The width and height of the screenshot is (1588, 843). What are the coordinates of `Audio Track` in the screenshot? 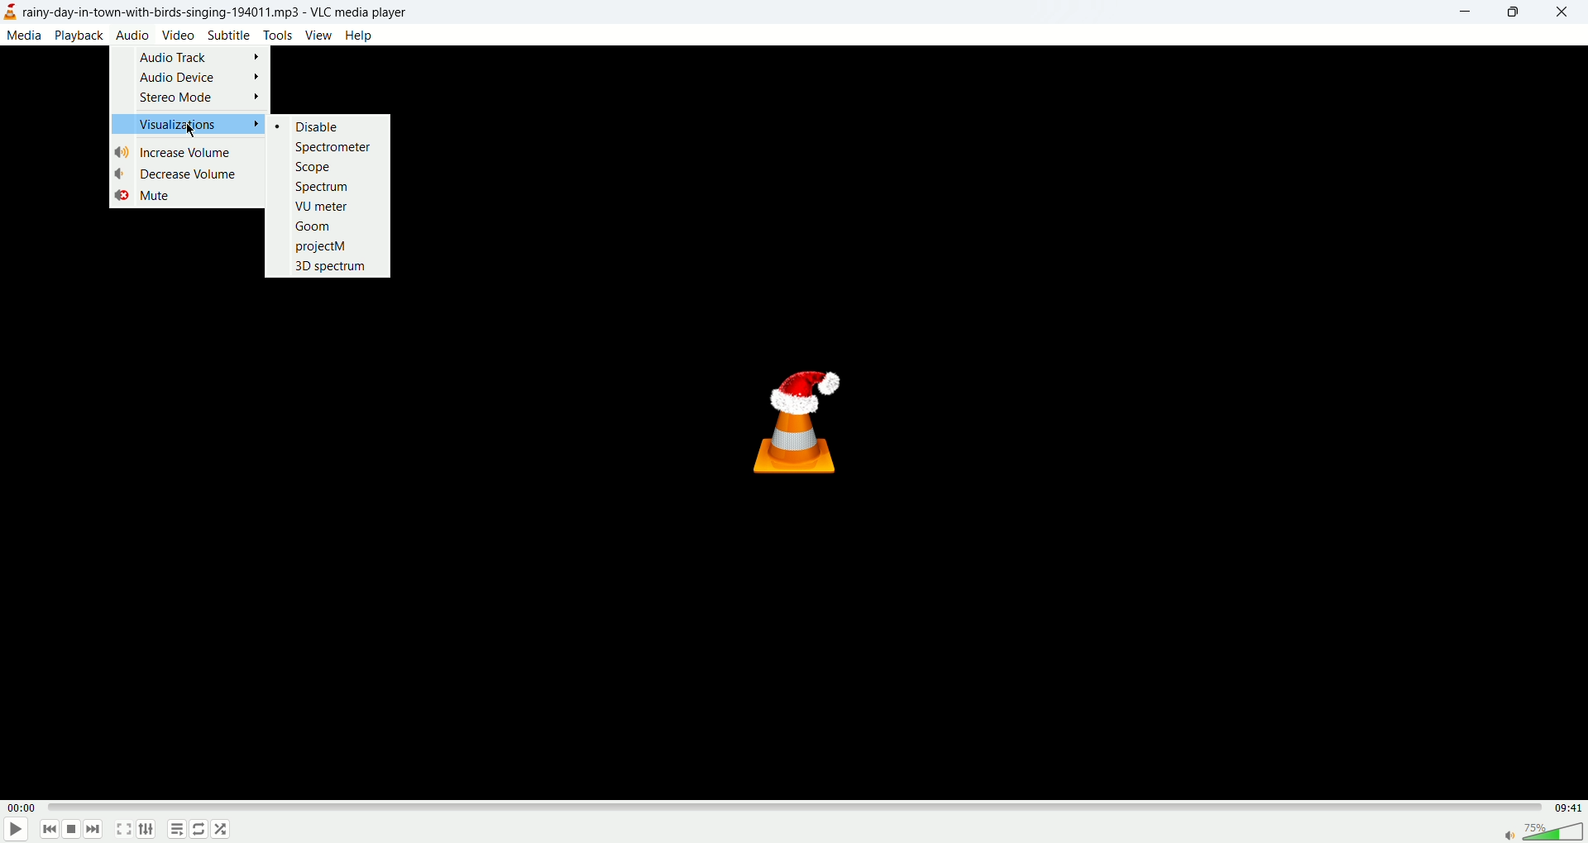 It's located at (199, 58).